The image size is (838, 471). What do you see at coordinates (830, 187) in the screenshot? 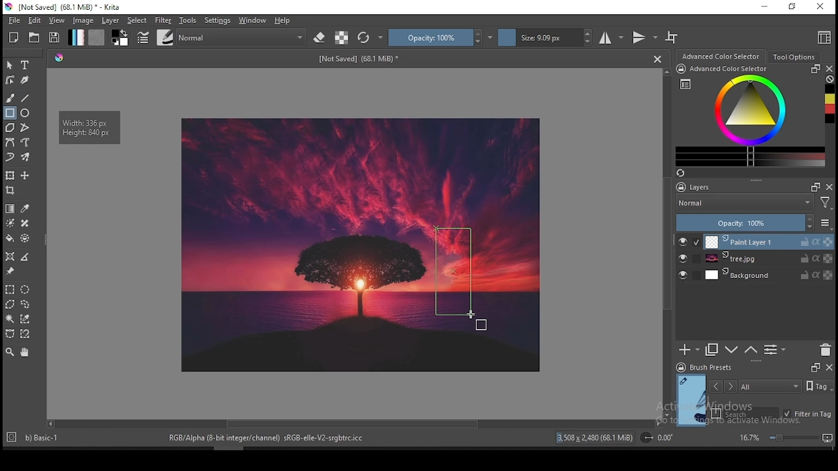
I see `close docker` at bounding box center [830, 187].